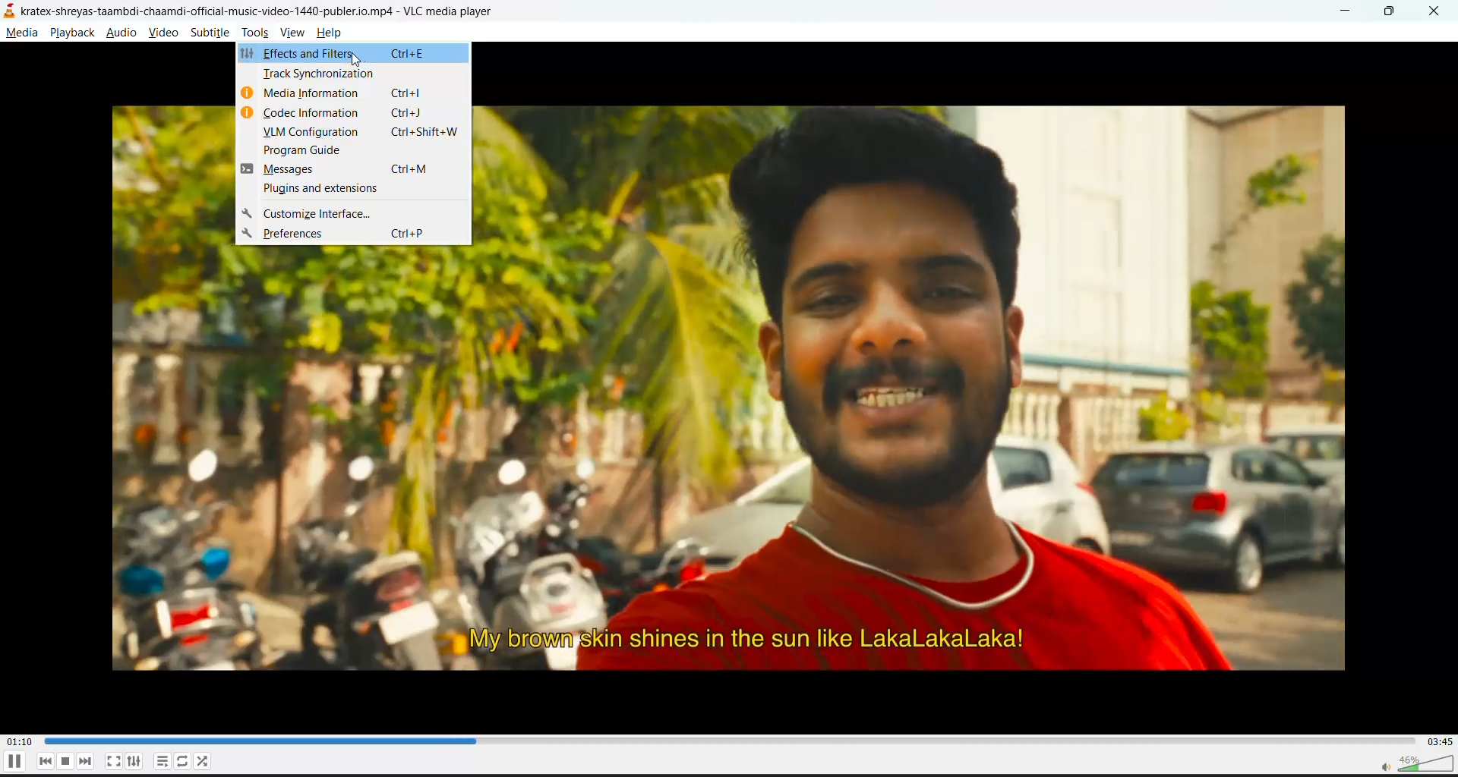 This screenshot has width=1458, height=777. What do you see at coordinates (24, 36) in the screenshot?
I see `media` at bounding box center [24, 36].